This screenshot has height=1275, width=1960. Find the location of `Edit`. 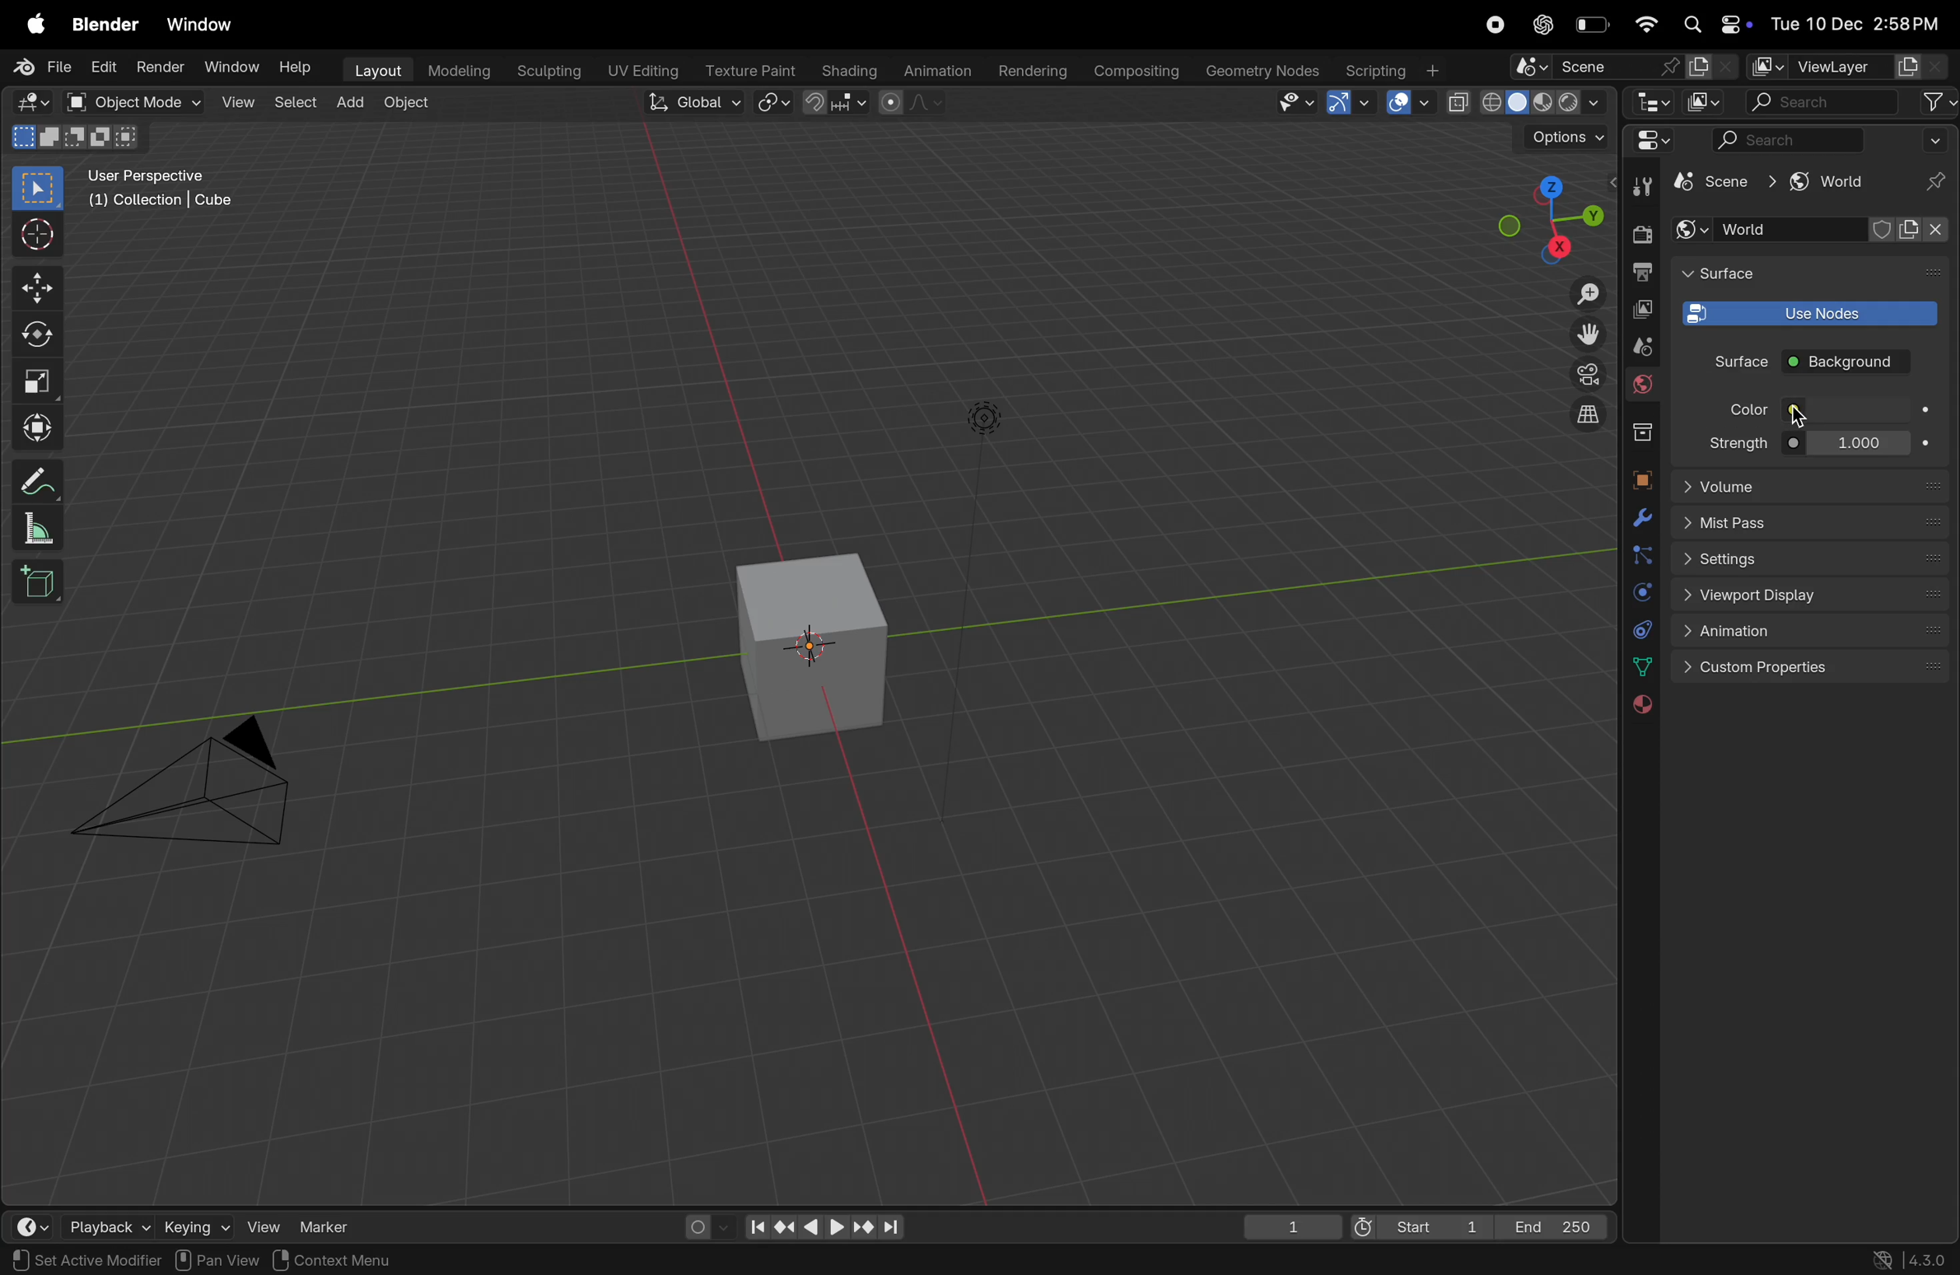

Edit is located at coordinates (102, 68).